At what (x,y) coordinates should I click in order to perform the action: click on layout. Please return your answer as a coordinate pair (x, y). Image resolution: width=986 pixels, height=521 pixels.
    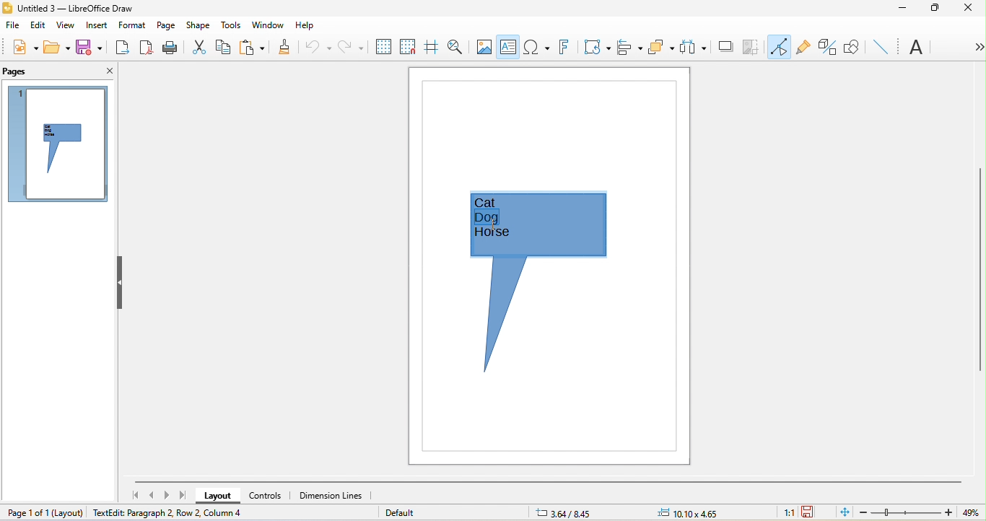
    Looking at the image, I should click on (70, 511).